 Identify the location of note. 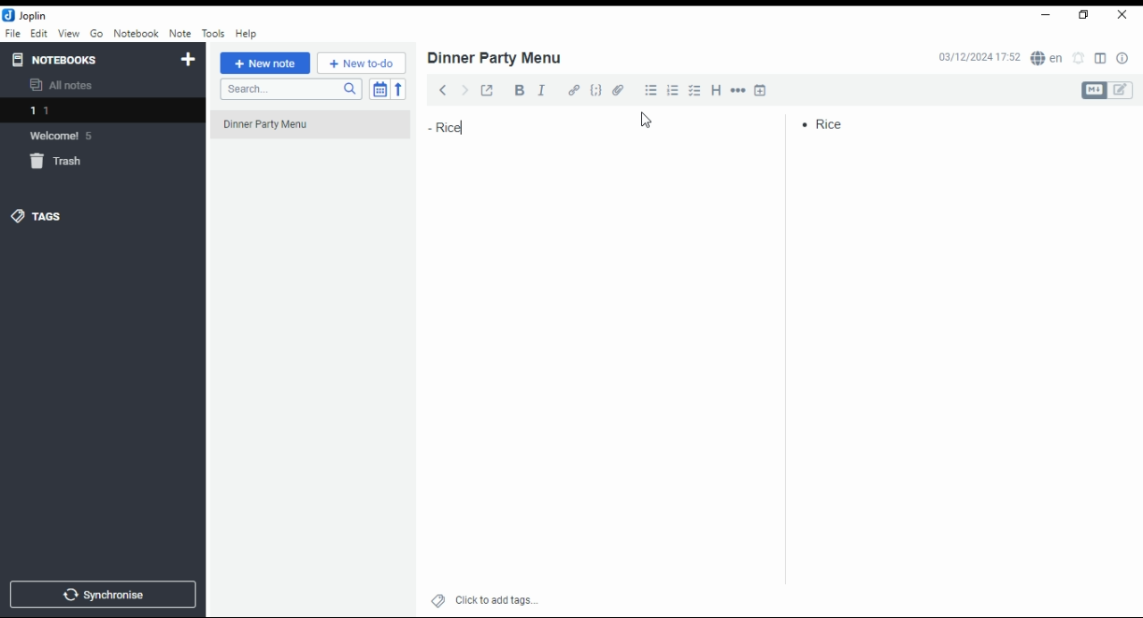
(179, 34).